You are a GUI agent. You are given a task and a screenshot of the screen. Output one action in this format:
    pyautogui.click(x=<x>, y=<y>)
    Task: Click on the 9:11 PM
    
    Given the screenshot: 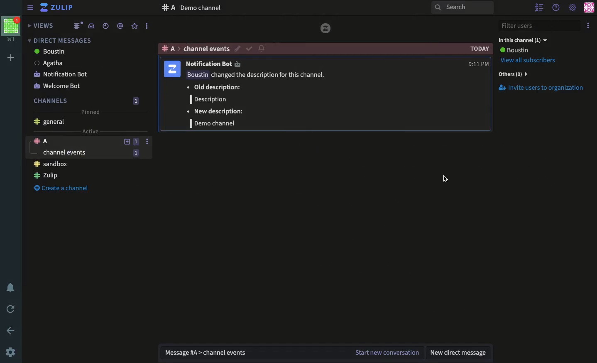 What is the action you would take?
    pyautogui.click(x=477, y=64)
    